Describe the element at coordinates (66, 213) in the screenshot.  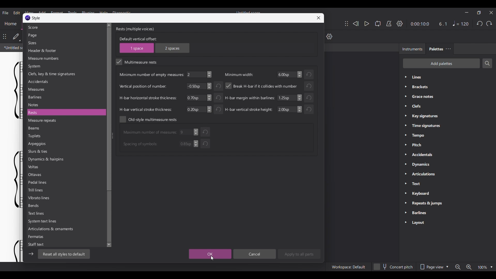
I see `Text lines` at that location.